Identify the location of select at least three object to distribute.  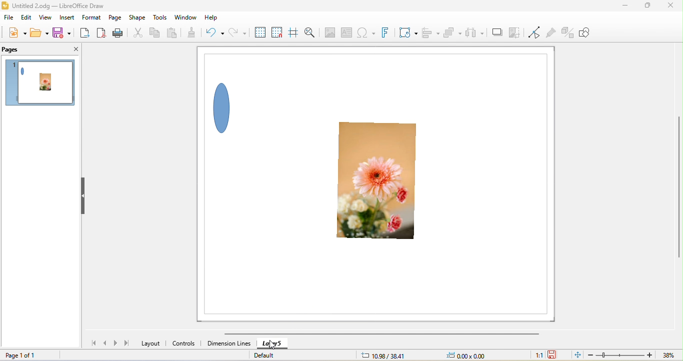
(475, 32).